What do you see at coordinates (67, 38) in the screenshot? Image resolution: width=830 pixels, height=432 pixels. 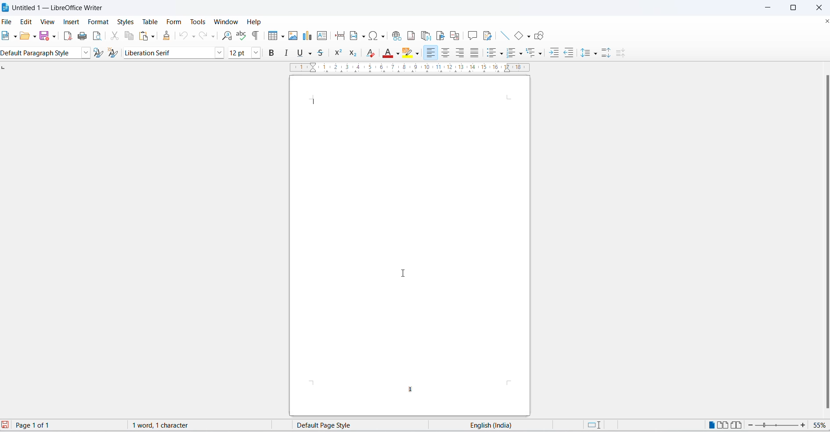 I see `export as pdf` at bounding box center [67, 38].